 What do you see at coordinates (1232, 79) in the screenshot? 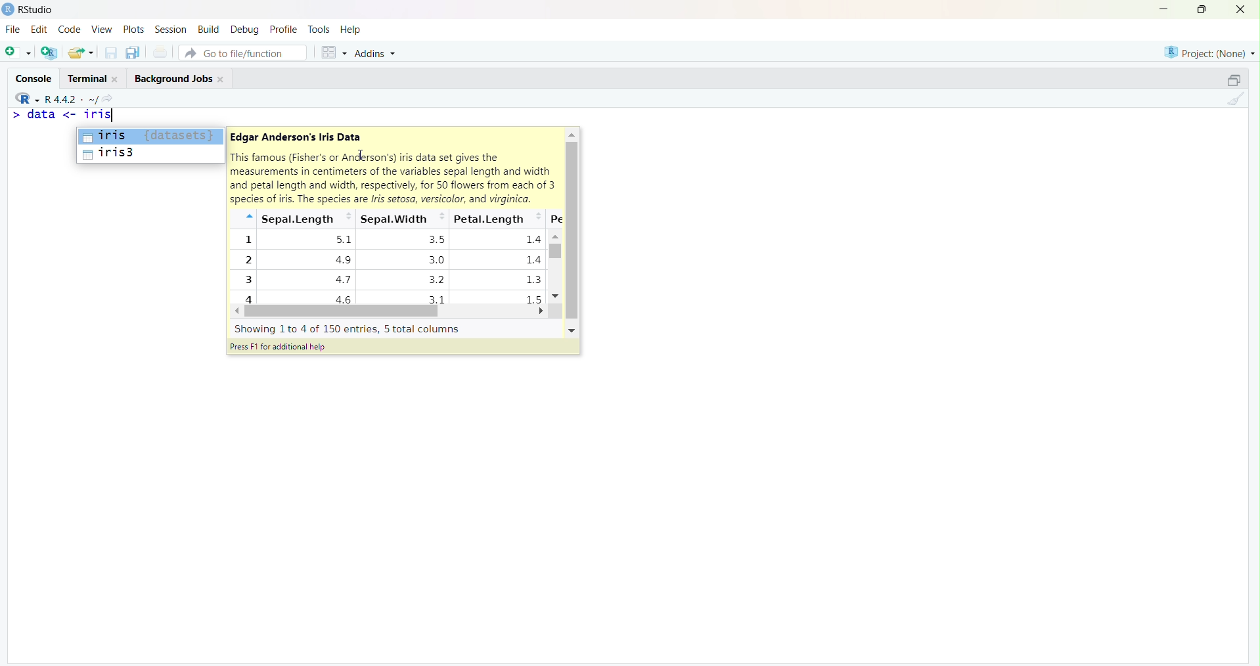
I see `Maximize/ Restore` at bounding box center [1232, 79].